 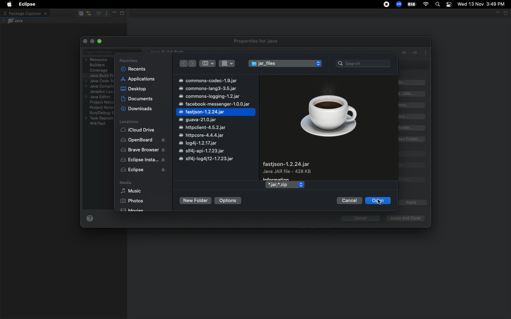 What do you see at coordinates (15, 21) in the screenshot?
I see `Java project` at bounding box center [15, 21].